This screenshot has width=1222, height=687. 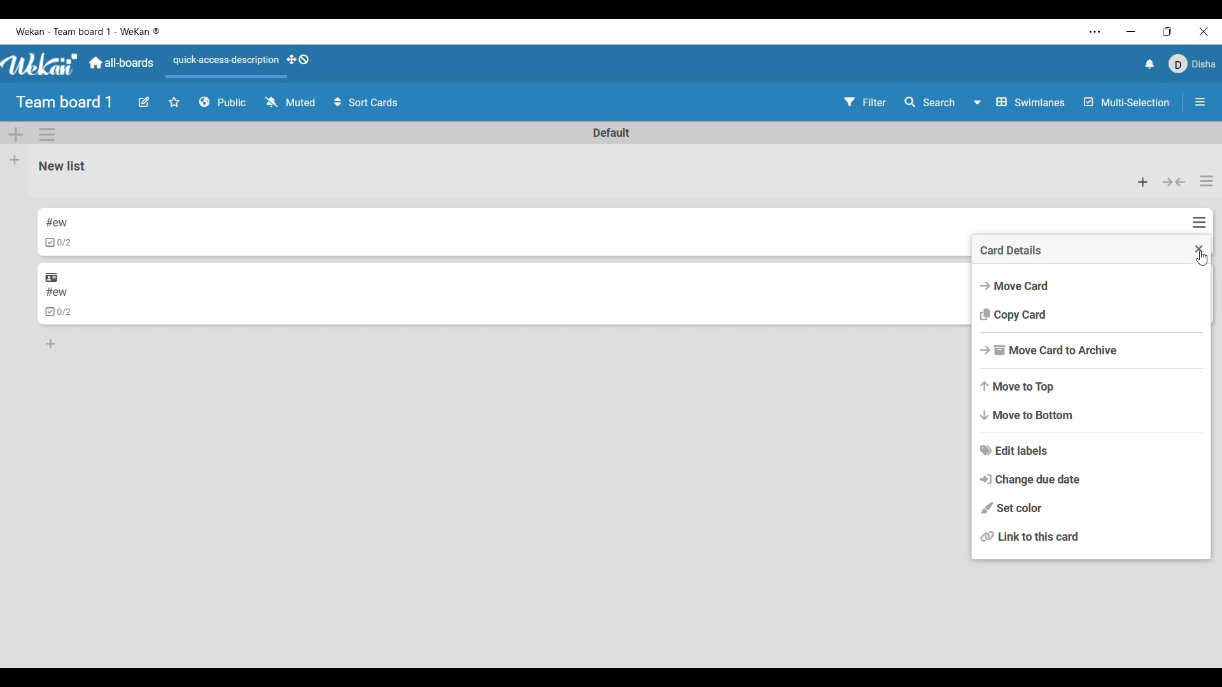 What do you see at coordinates (223, 102) in the screenshot?
I see `Board privacy options` at bounding box center [223, 102].